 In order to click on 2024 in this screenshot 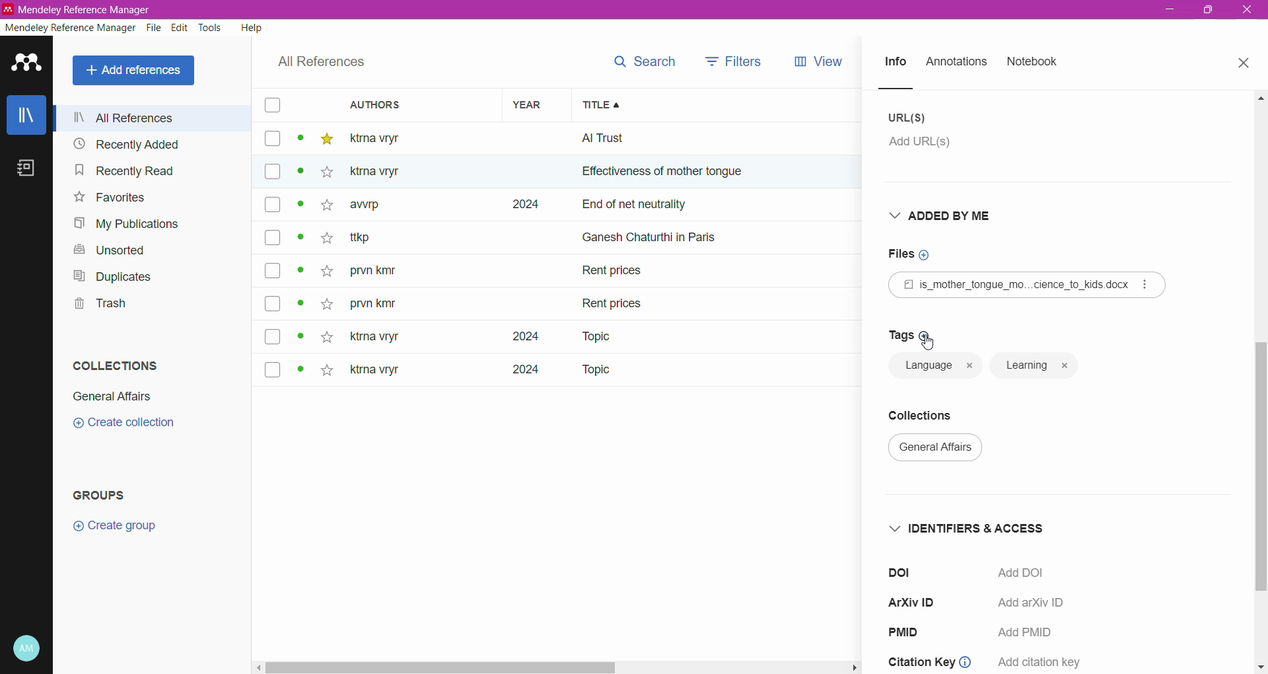, I will do `click(518, 374)`.